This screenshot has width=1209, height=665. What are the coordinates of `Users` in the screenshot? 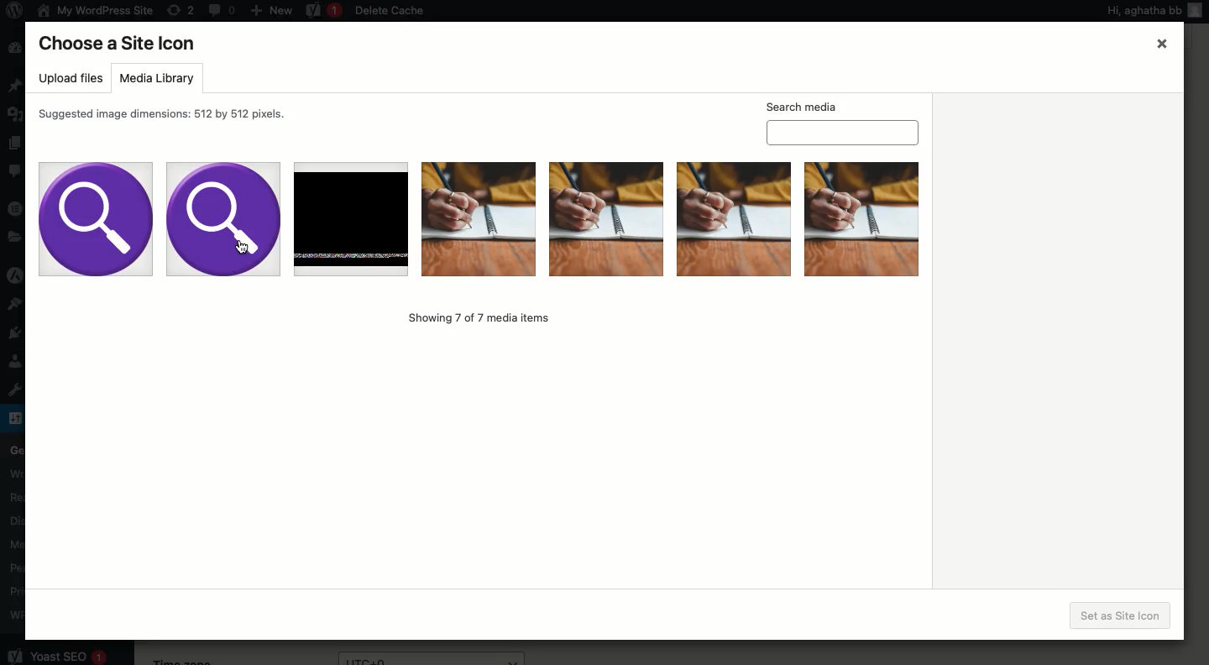 It's located at (13, 364).